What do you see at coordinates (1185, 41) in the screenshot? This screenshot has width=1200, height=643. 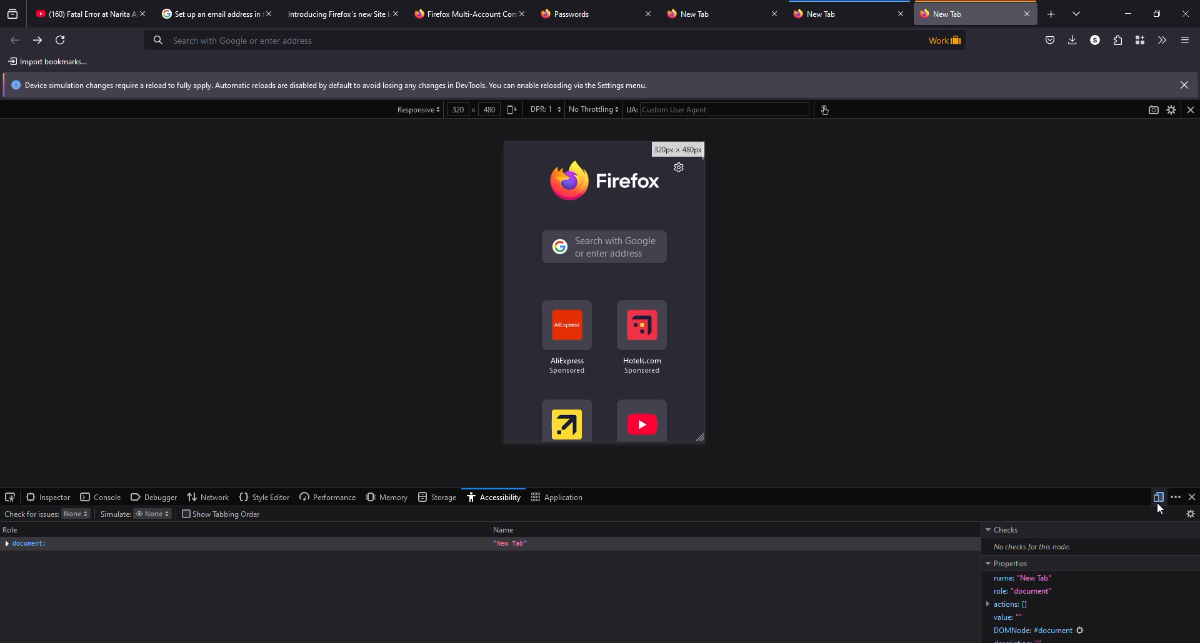 I see `menu` at bounding box center [1185, 41].